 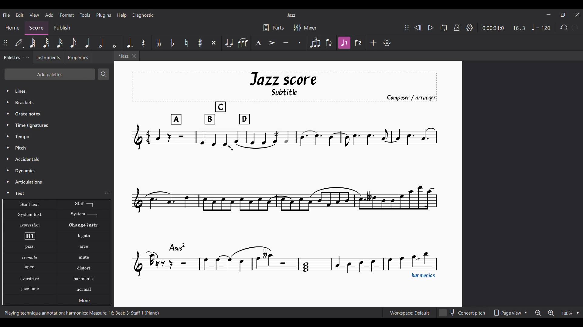 I want to click on Play, so click(x=431, y=28).